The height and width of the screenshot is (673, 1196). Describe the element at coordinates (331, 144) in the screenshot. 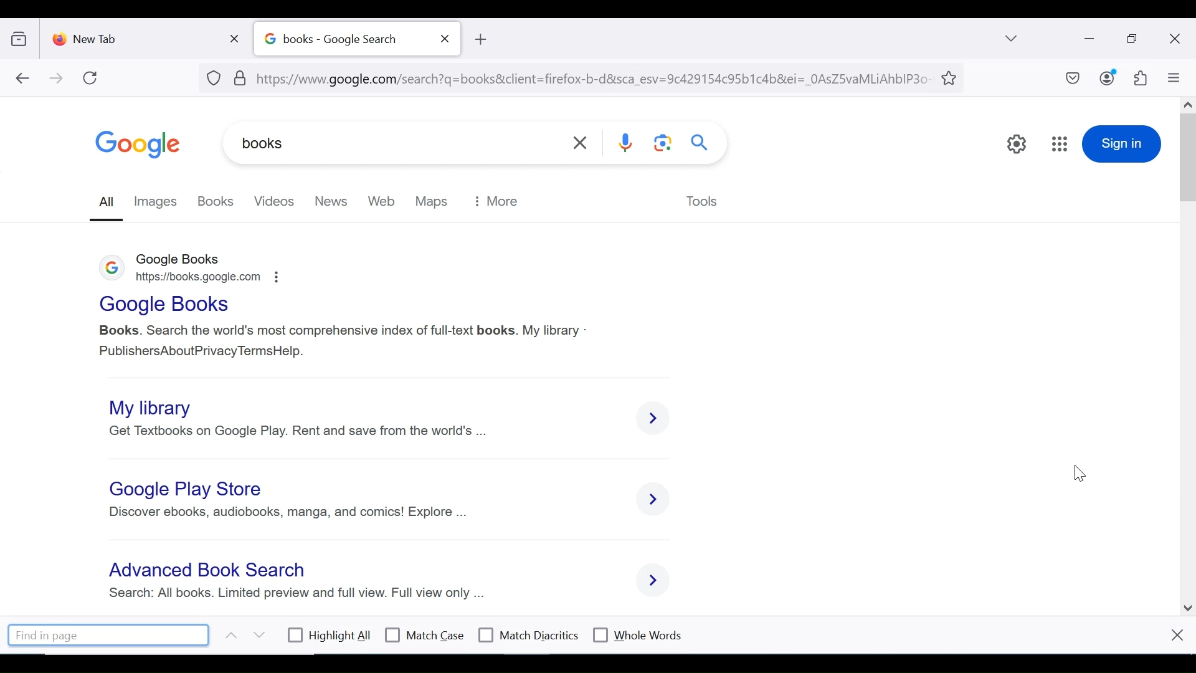

I see `books` at that location.